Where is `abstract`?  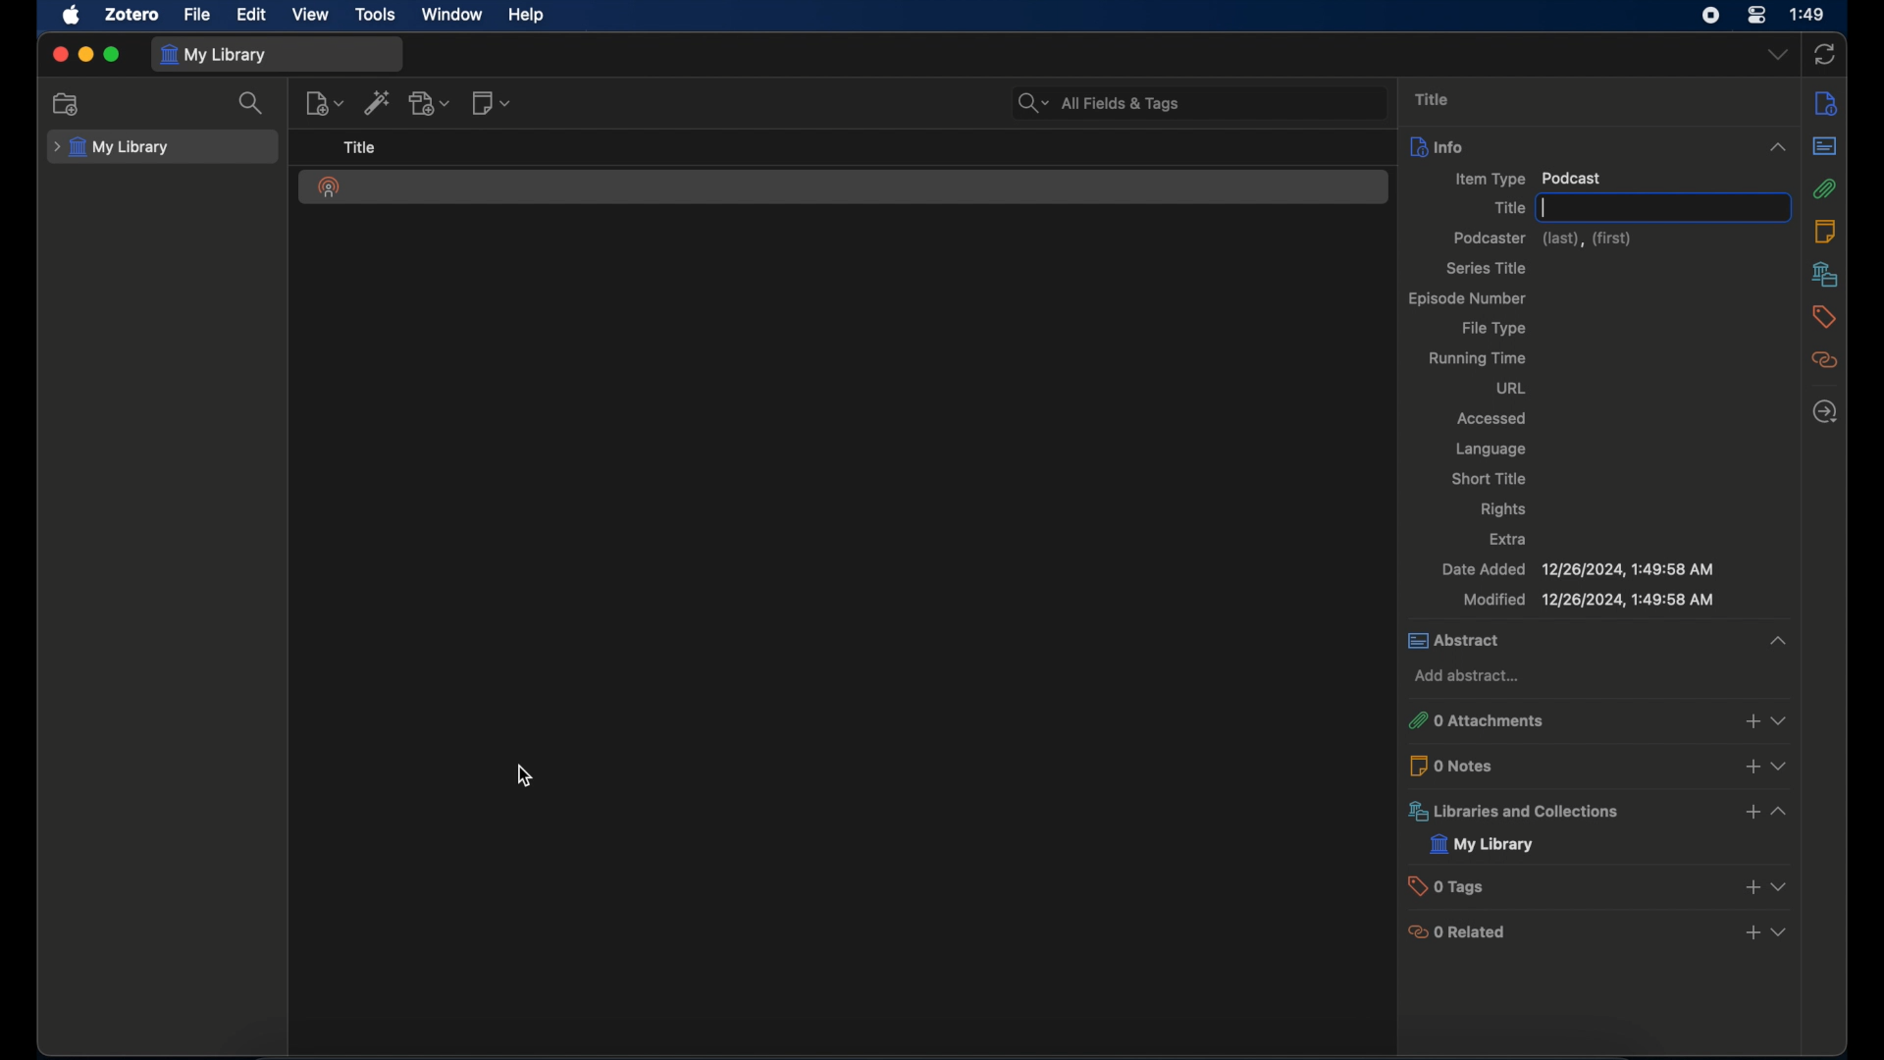 abstract is located at coordinates (1597, 642).